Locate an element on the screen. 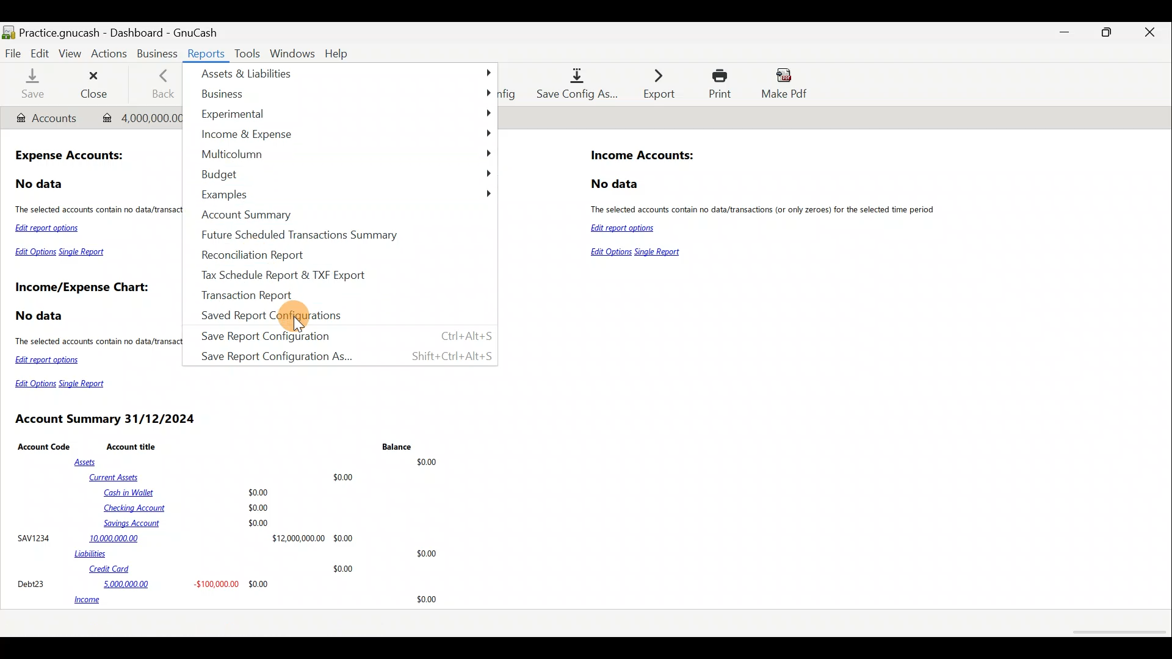 The image size is (1172, 659). Document name is located at coordinates (136, 29).